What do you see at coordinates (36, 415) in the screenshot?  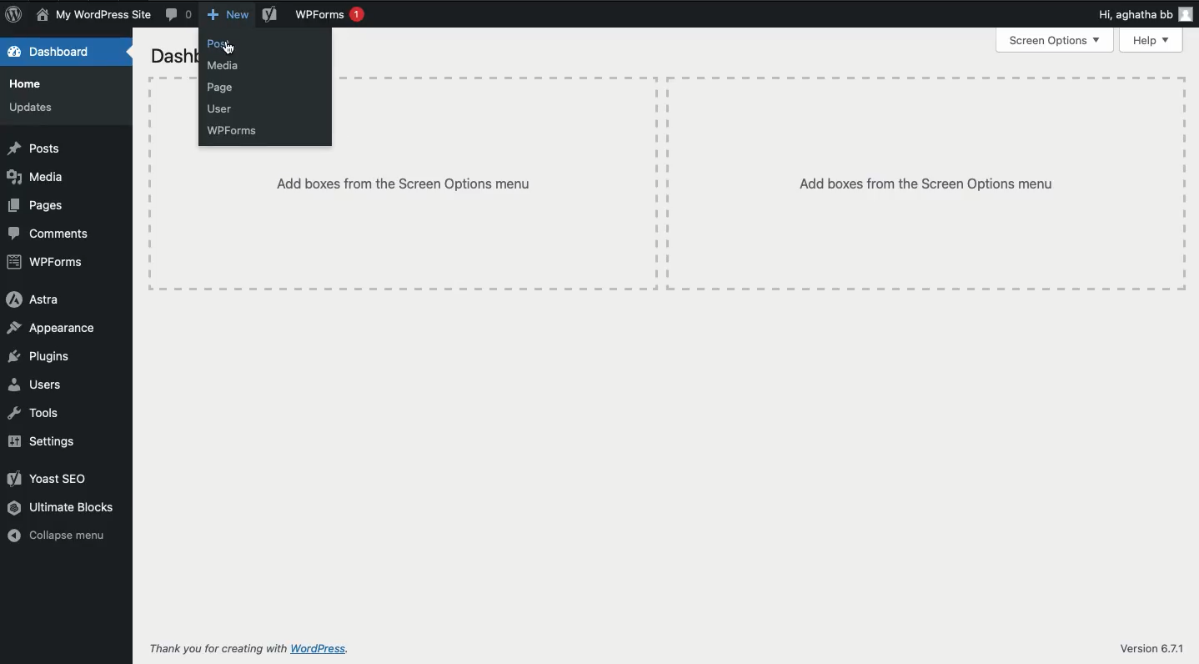 I see `Tools` at bounding box center [36, 415].